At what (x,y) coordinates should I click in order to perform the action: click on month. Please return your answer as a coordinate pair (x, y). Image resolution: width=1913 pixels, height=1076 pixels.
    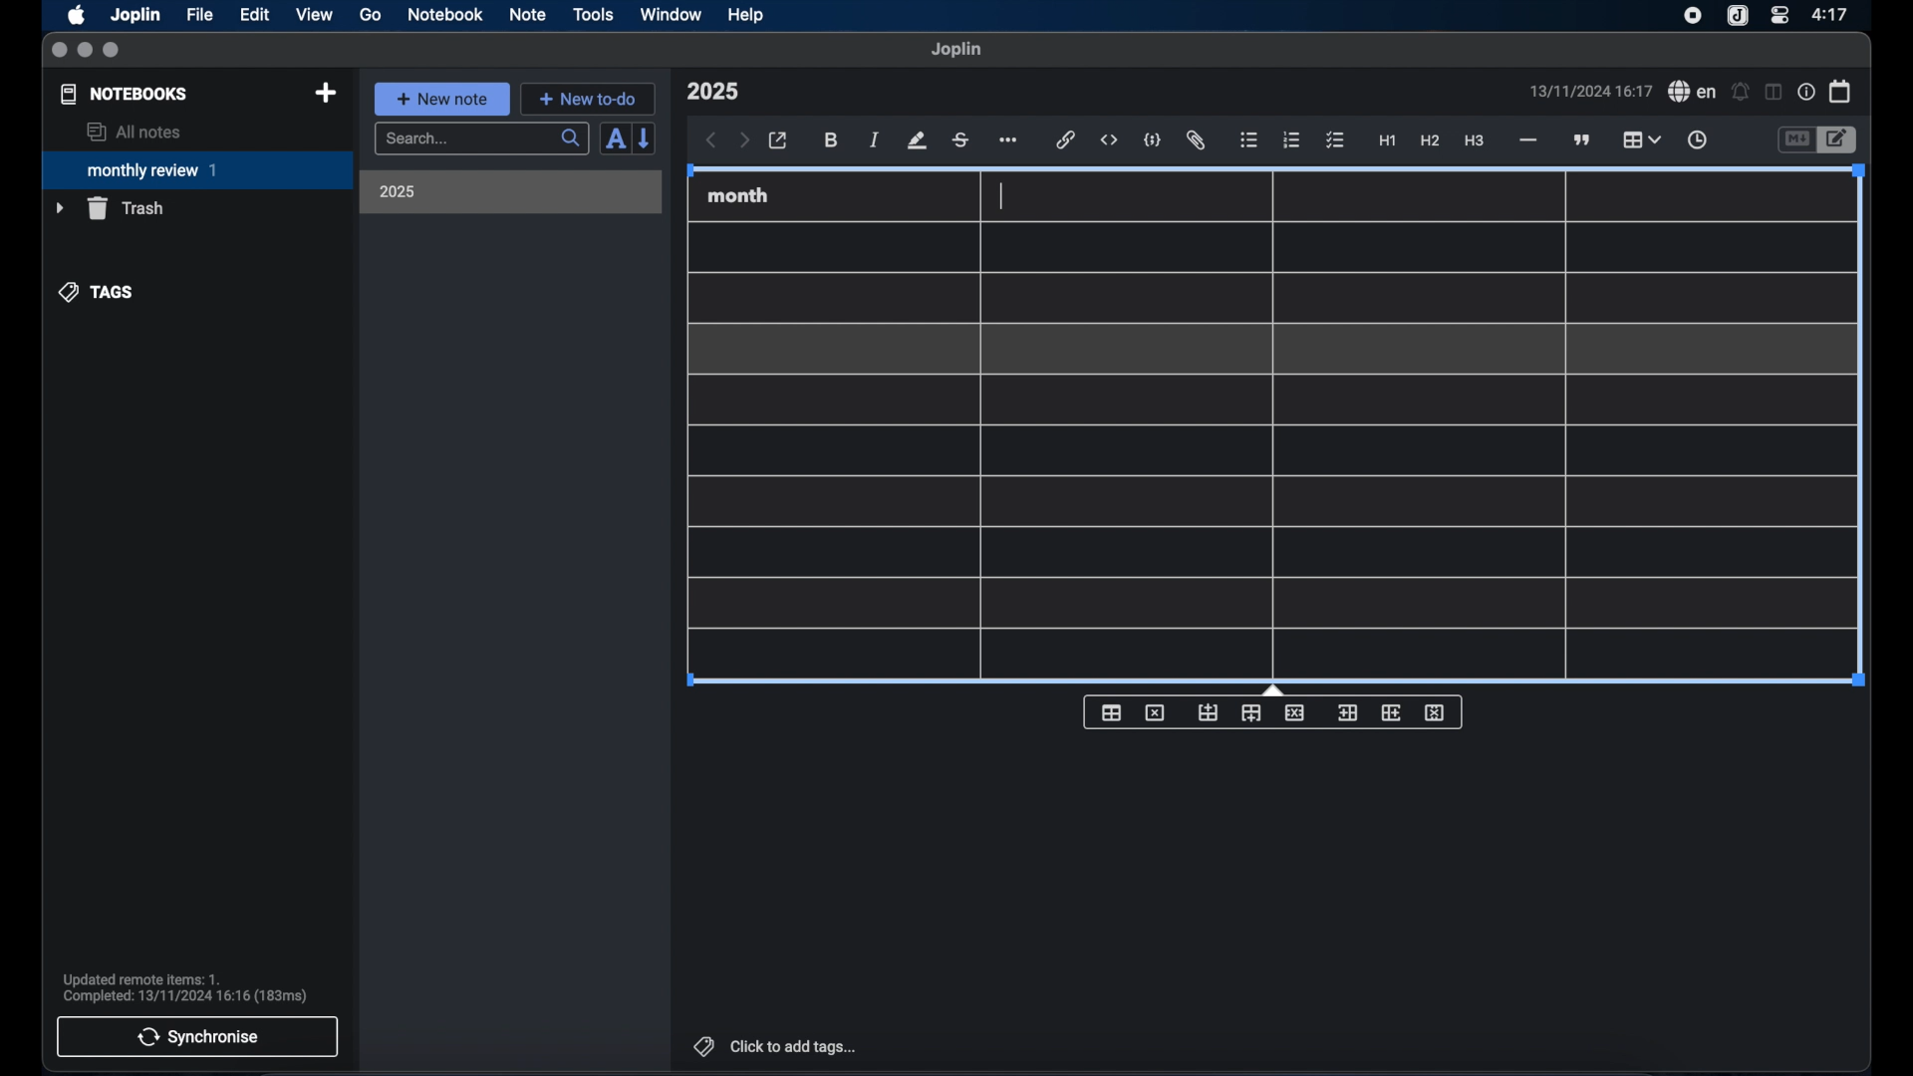
    Looking at the image, I should click on (738, 195).